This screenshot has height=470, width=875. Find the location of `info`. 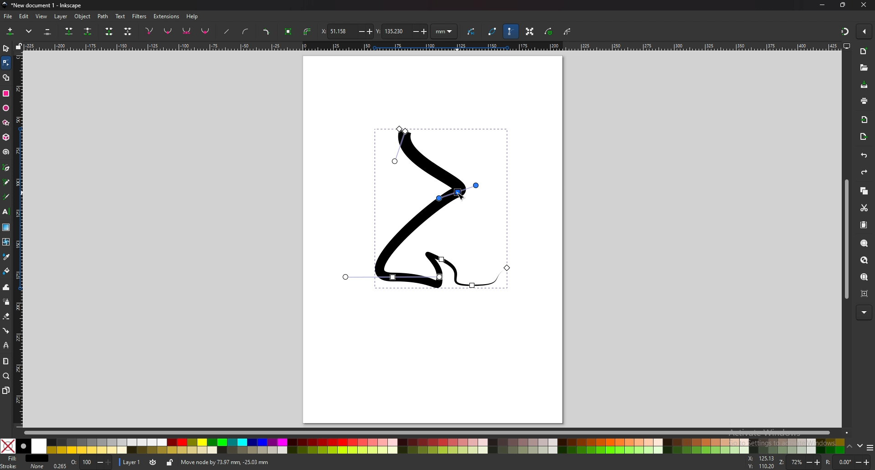

info is located at coordinates (309, 462).